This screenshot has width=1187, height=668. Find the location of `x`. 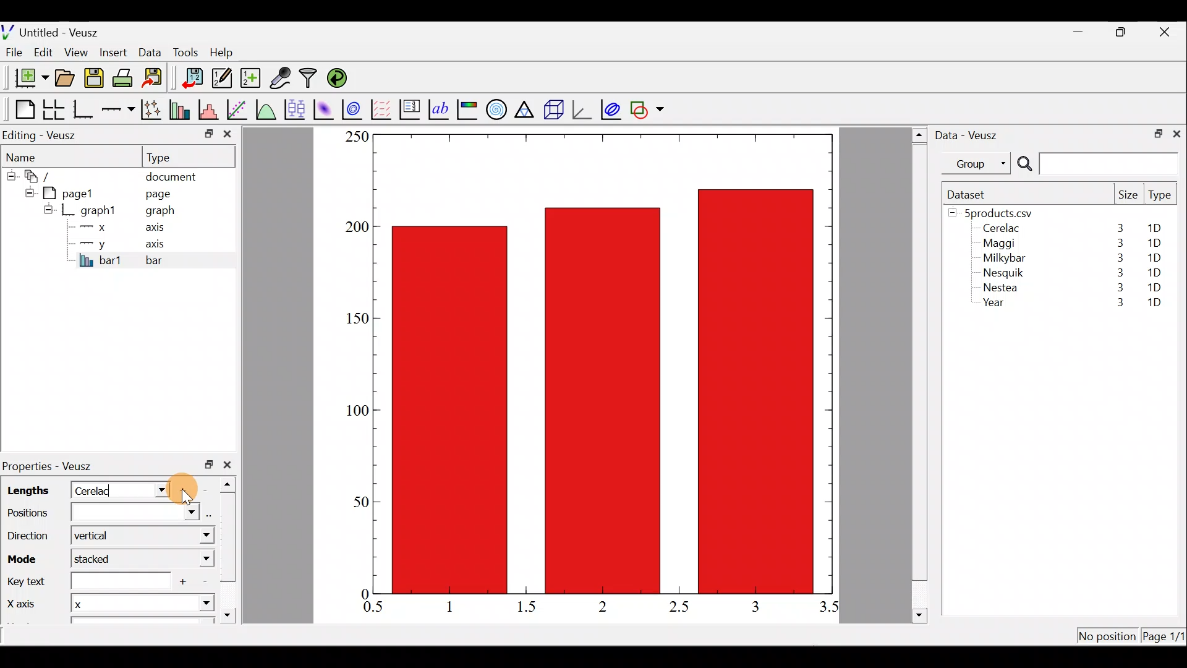

x is located at coordinates (96, 227).